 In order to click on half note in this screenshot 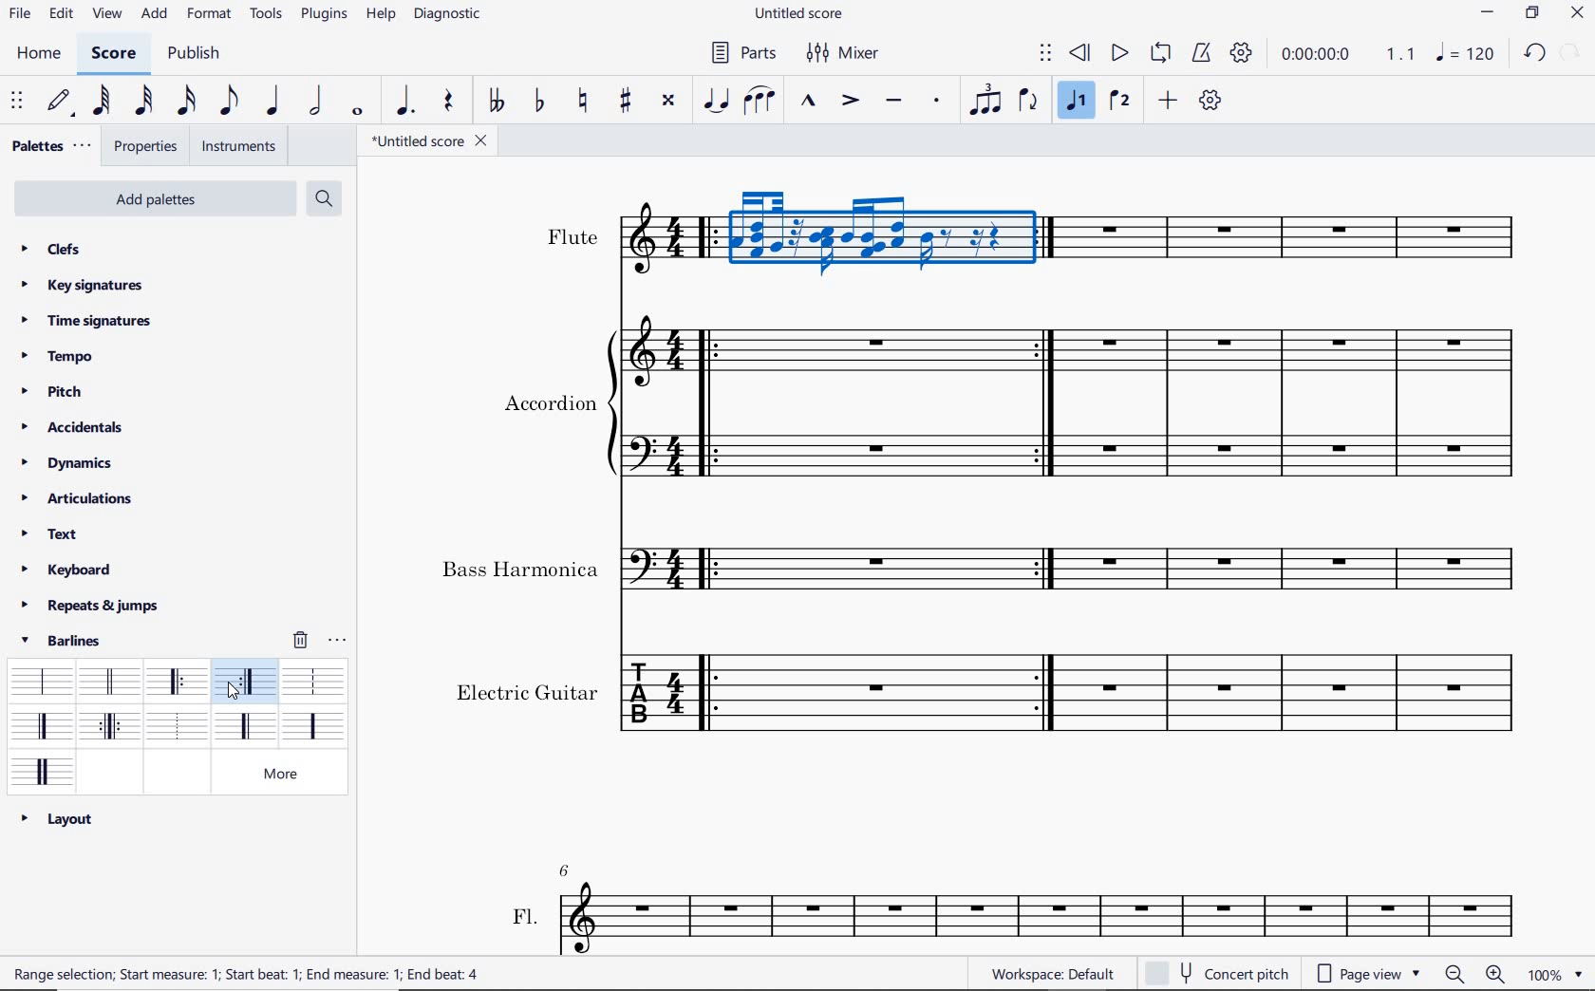, I will do `click(315, 102)`.